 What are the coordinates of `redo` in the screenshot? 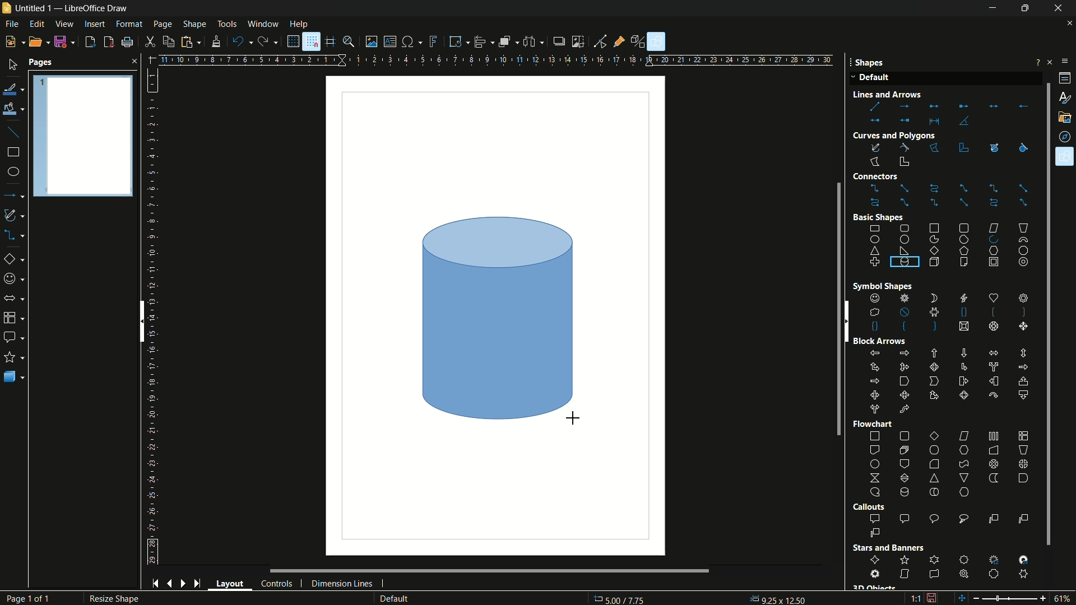 It's located at (268, 41).